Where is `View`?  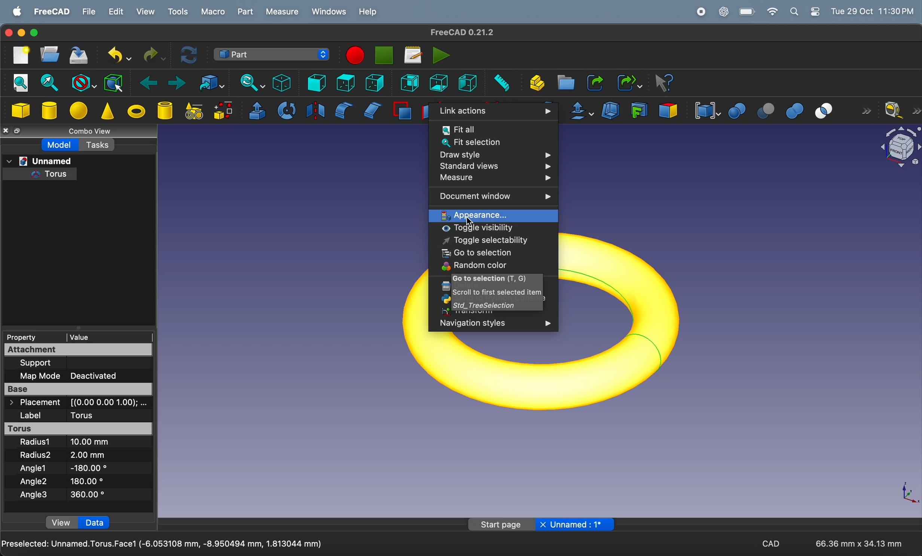 View is located at coordinates (62, 522).